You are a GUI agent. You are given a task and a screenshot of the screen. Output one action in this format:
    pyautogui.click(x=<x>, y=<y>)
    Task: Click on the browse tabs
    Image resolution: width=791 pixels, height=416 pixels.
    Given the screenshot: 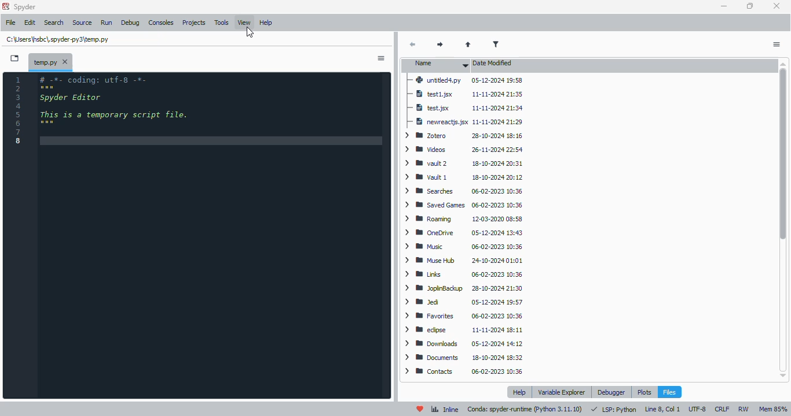 What is the action you would take?
    pyautogui.click(x=15, y=58)
    